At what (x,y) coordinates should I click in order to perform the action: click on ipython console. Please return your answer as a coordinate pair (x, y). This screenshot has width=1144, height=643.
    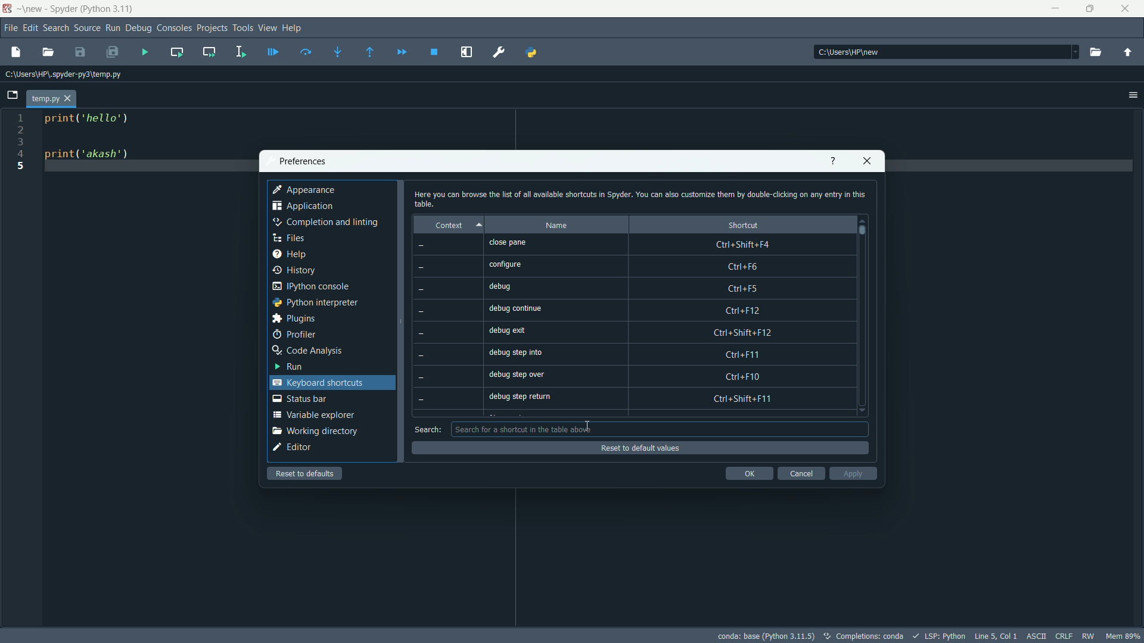
    Looking at the image, I should click on (316, 286).